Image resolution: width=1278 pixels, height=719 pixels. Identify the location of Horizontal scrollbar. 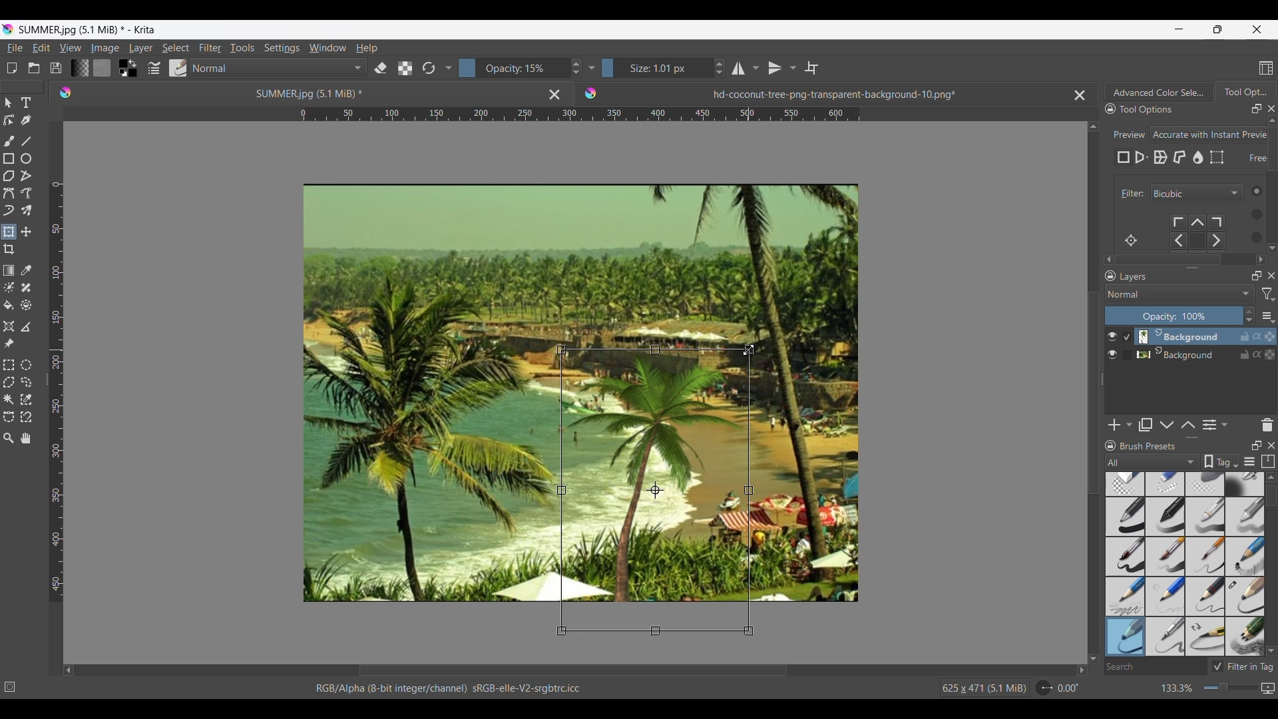
(1186, 260).